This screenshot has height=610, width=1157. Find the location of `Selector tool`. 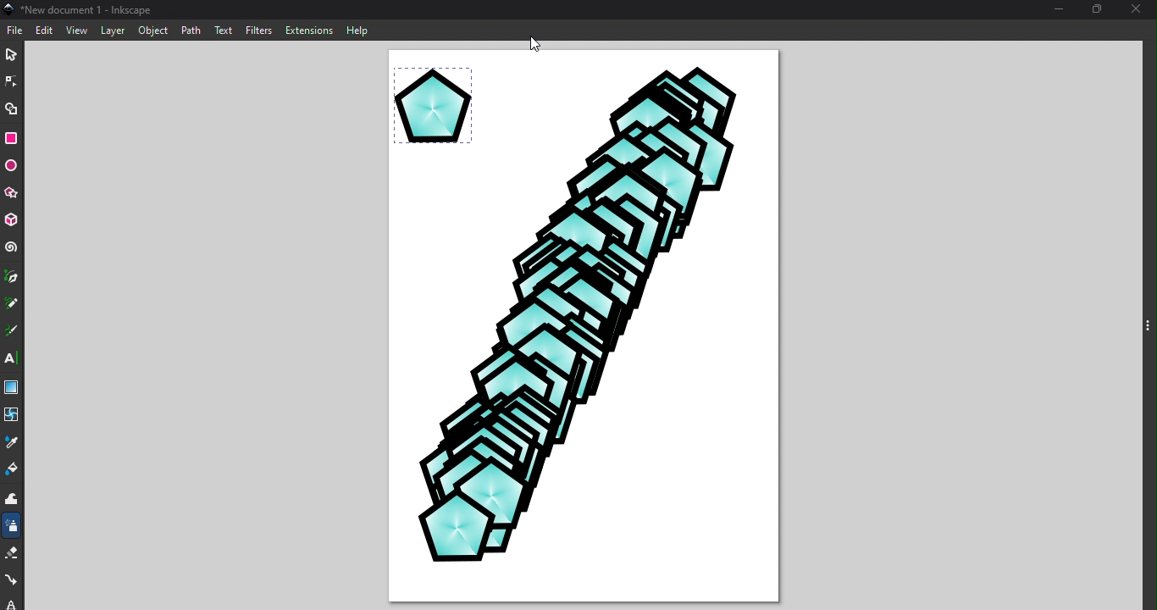

Selector tool is located at coordinates (11, 53).